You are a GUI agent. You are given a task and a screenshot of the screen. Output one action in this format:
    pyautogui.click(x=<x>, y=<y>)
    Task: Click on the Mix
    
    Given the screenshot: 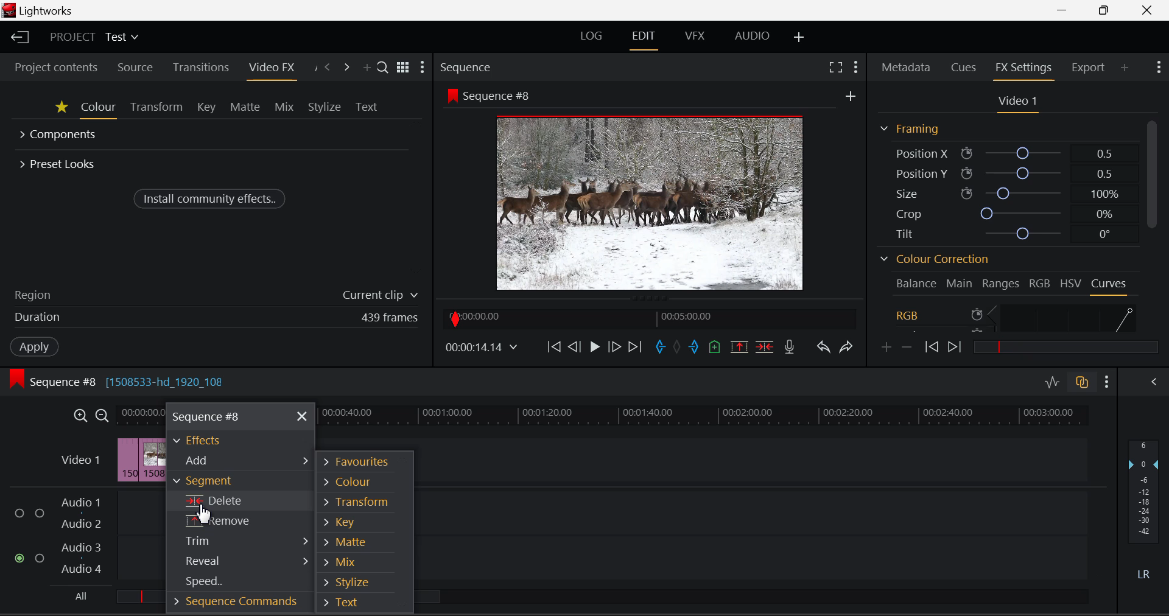 What is the action you would take?
    pyautogui.click(x=285, y=108)
    